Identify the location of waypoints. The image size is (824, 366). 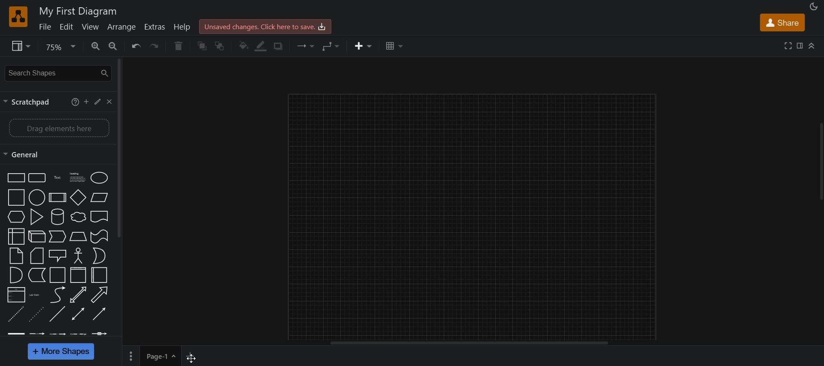
(332, 46).